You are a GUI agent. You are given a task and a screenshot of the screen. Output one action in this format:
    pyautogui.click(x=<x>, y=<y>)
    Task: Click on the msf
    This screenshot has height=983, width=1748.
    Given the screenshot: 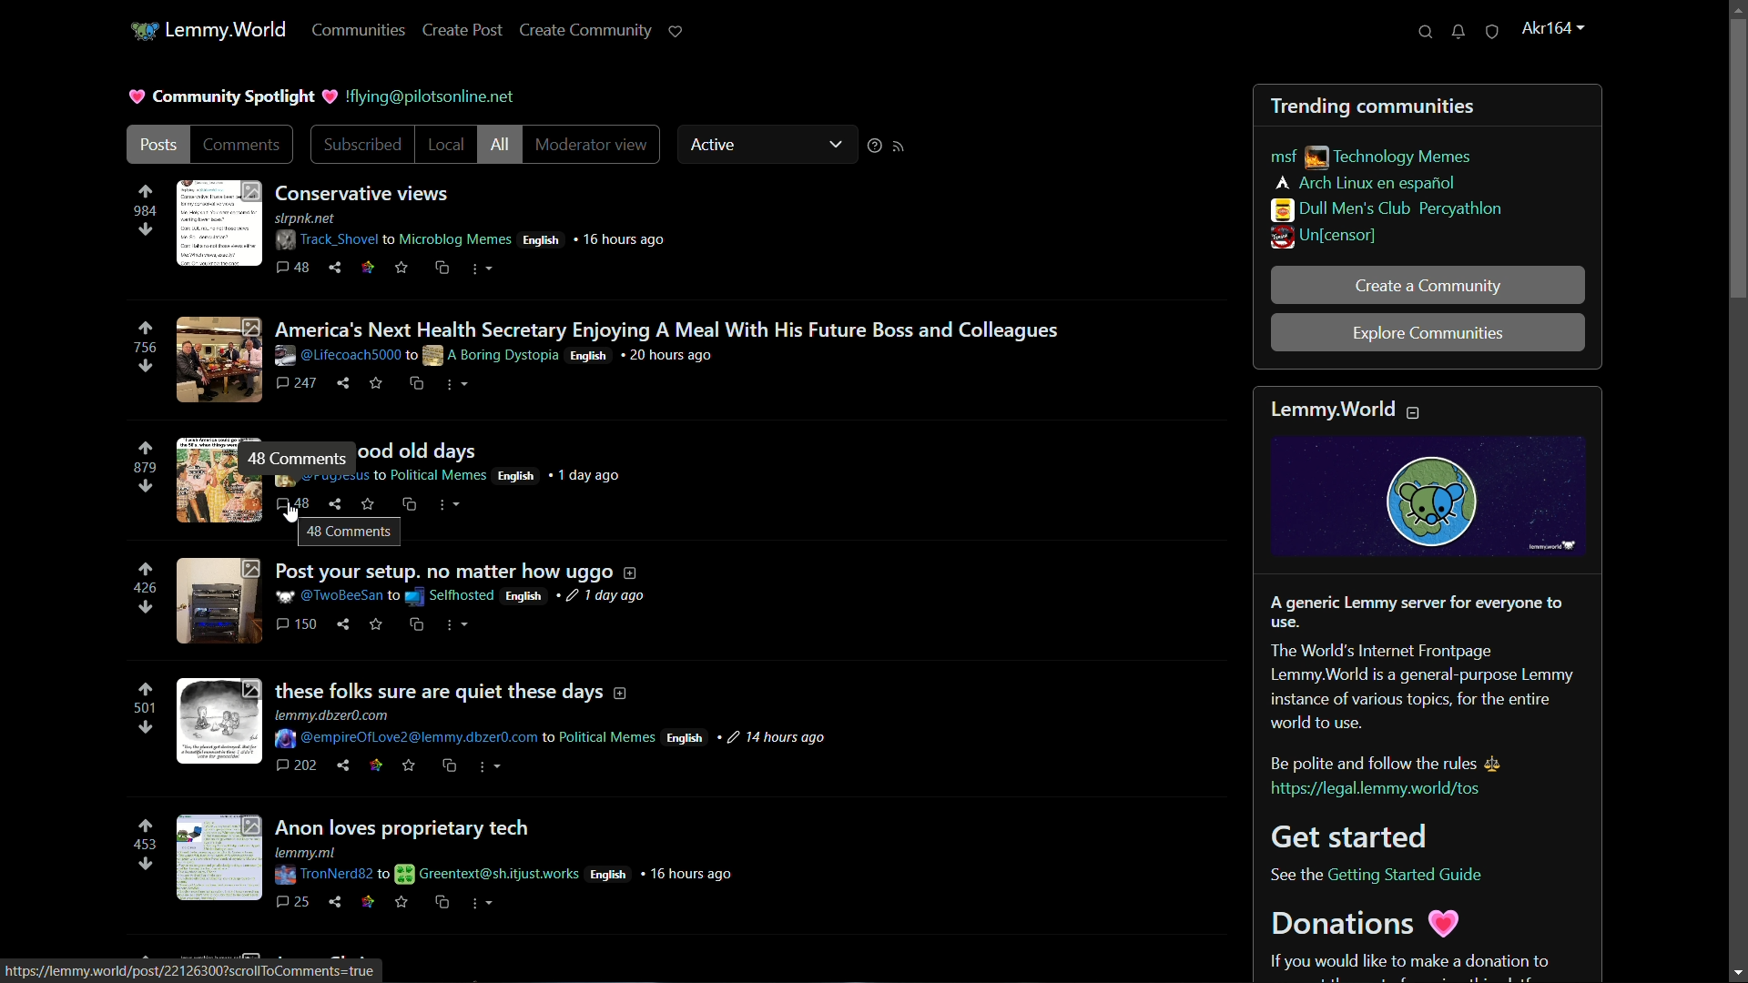 What is the action you would take?
    pyautogui.click(x=1281, y=157)
    